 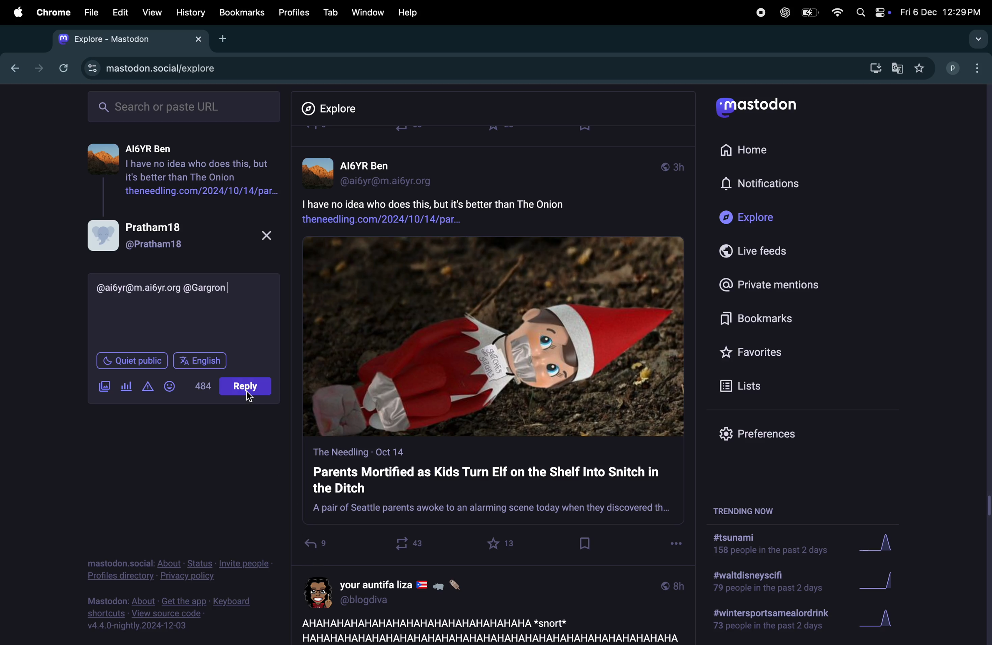 What do you see at coordinates (487, 629) in the screenshot?
I see `post` at bounding box center [487, 629].